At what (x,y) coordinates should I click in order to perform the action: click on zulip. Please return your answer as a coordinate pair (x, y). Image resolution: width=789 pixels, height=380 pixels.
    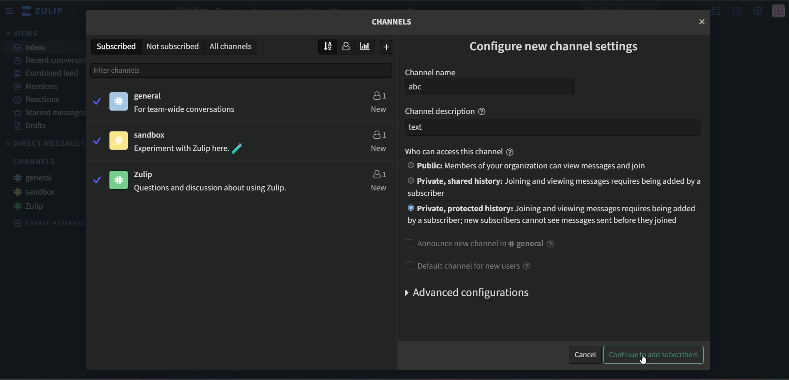
    Looking at the image, I should click on (149, 174).